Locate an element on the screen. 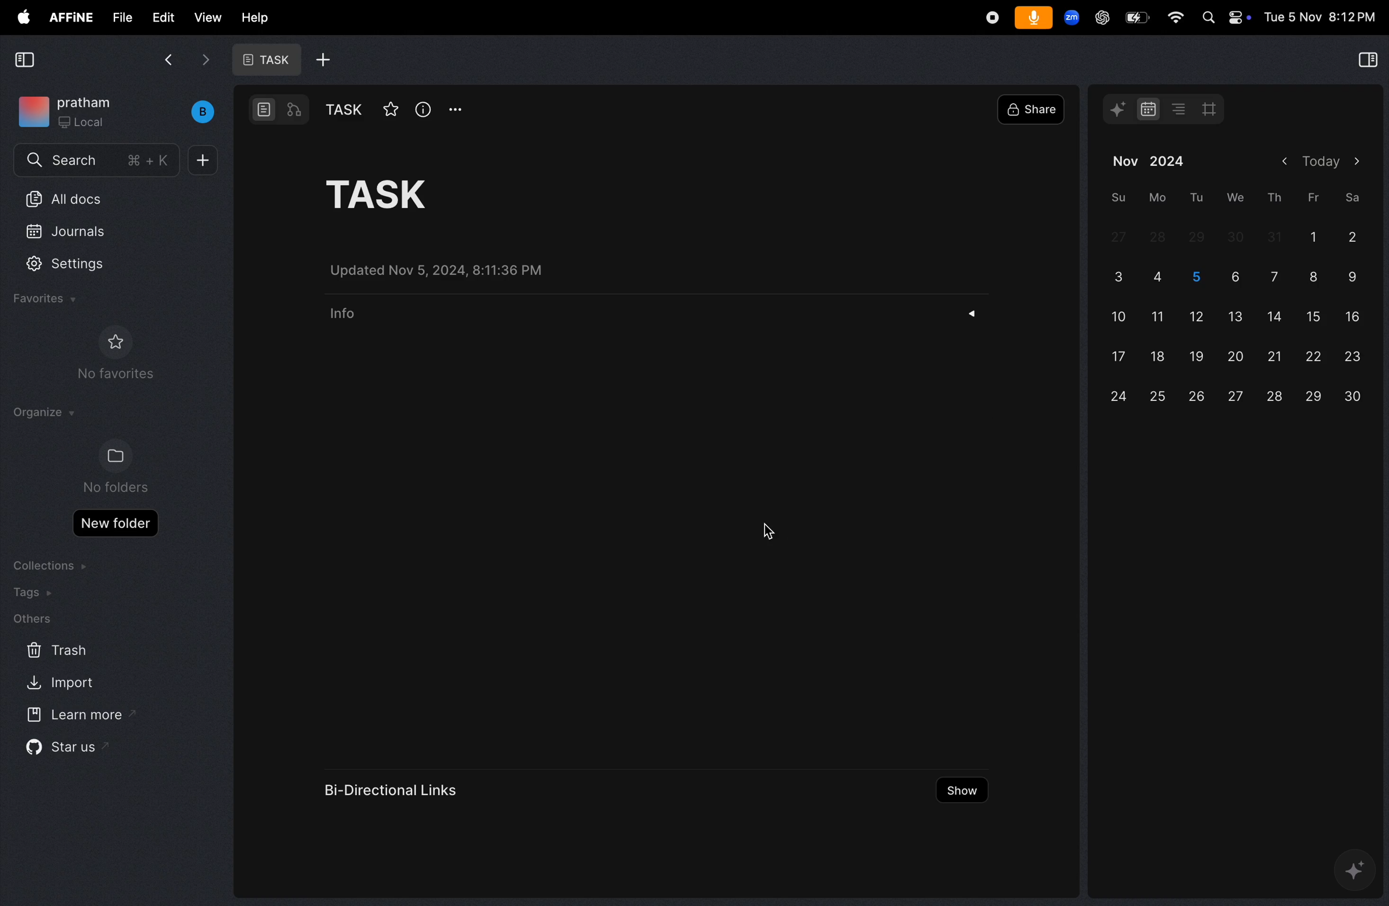 The width and height of the screenshot is (1389, 906). task title is located at coordinates (400, 193).